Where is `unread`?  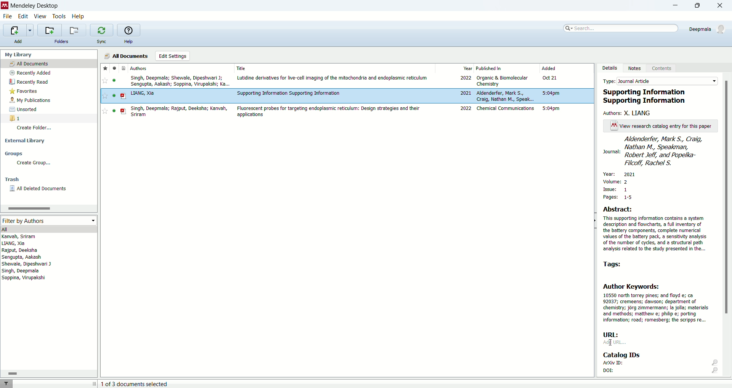
unread is located at coordinates (114, 80).